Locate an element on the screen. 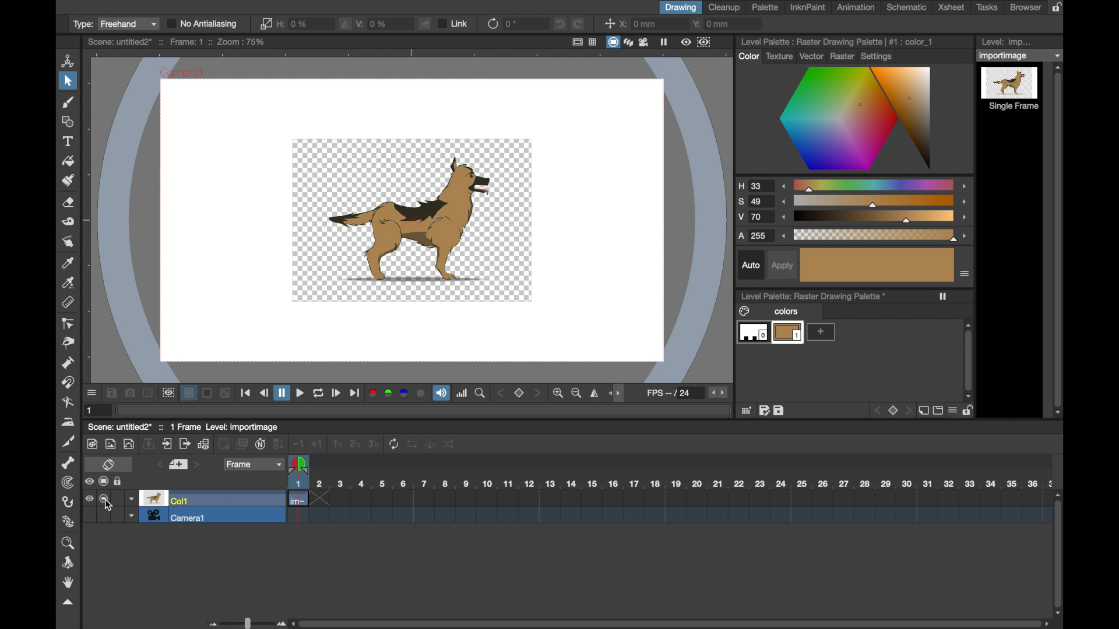  n is located at coordinates (261, 444).